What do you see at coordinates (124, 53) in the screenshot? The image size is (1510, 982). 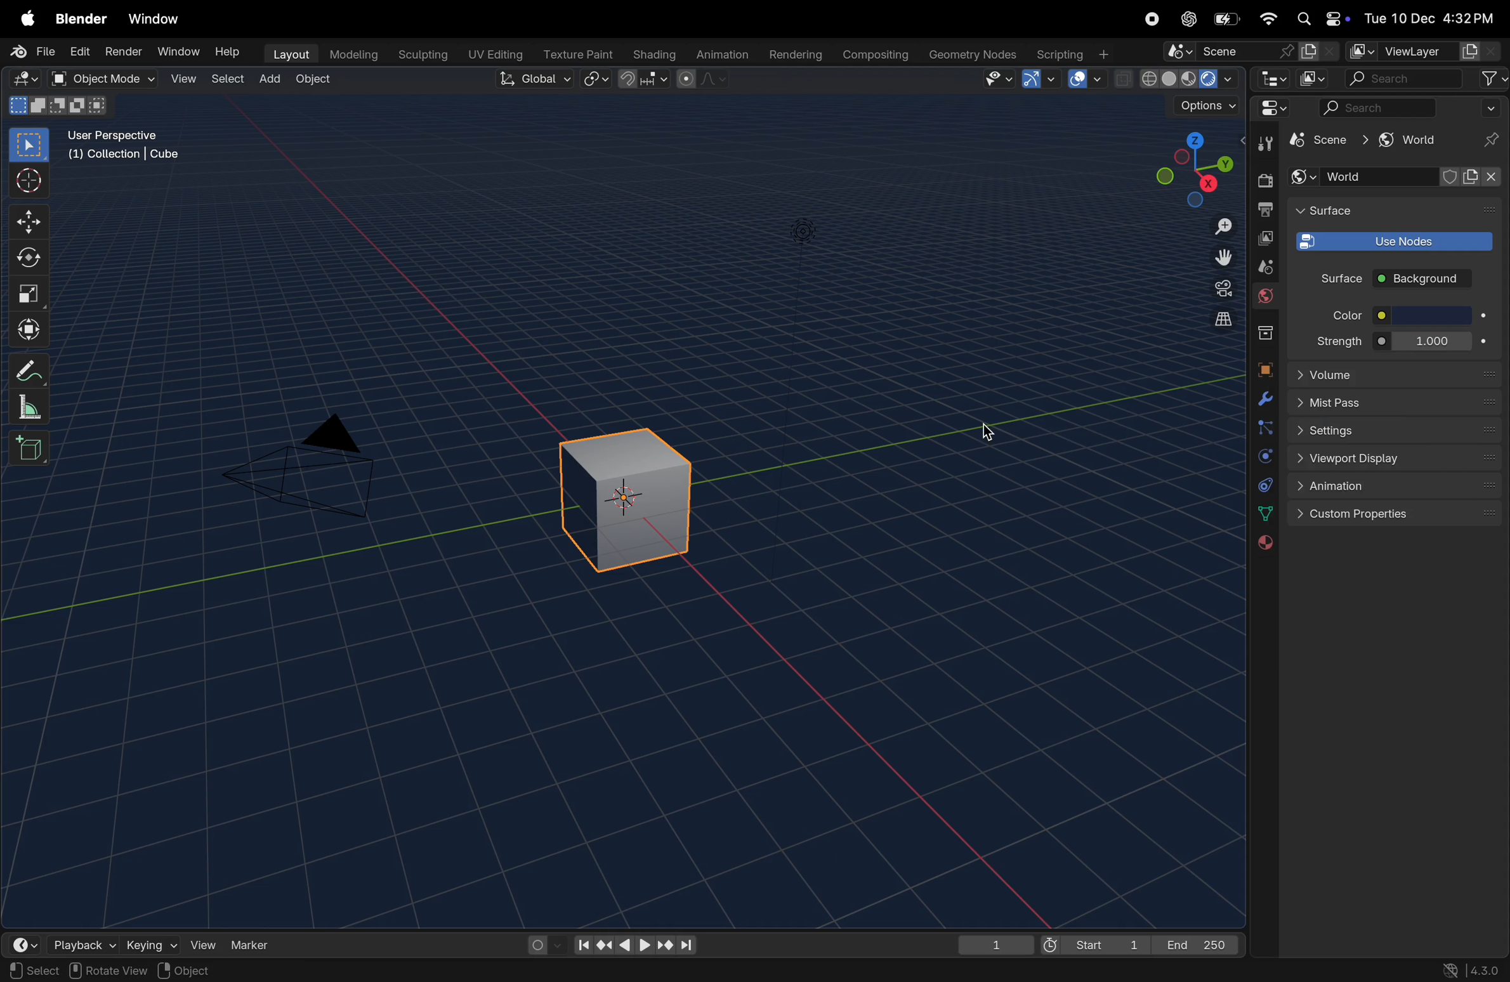 I see `render` at bounding box center [124, 53].